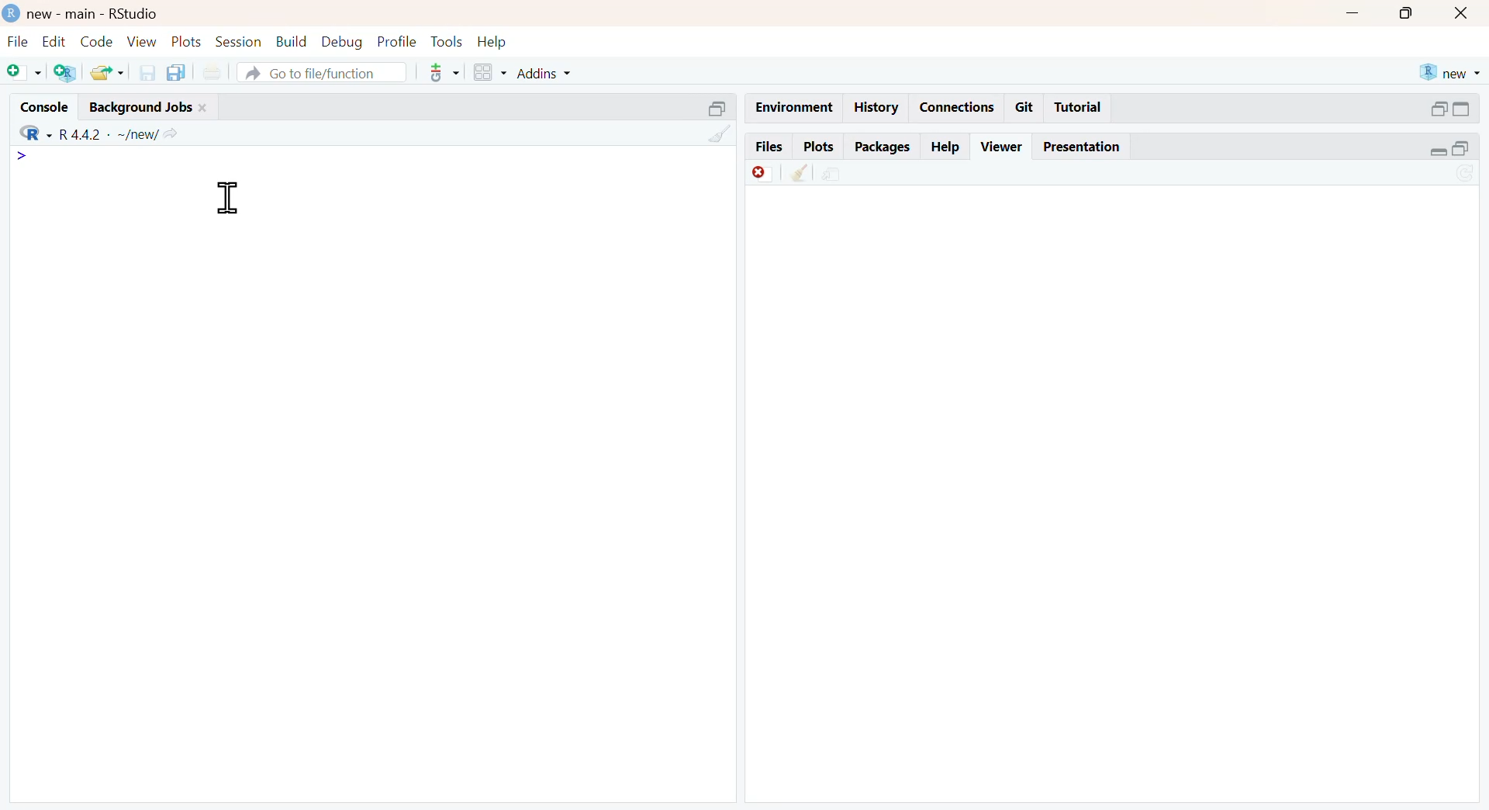 This screenshot has height=810, width=1489. What do you see at coordinates (188, 41) in the screenshot?
I see `plots` at bounding box center [188, 41].